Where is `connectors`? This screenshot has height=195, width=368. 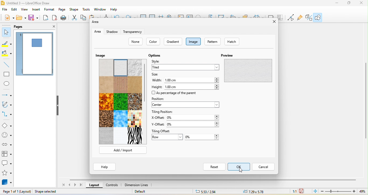
connectors is located at coordinates (7, 114).